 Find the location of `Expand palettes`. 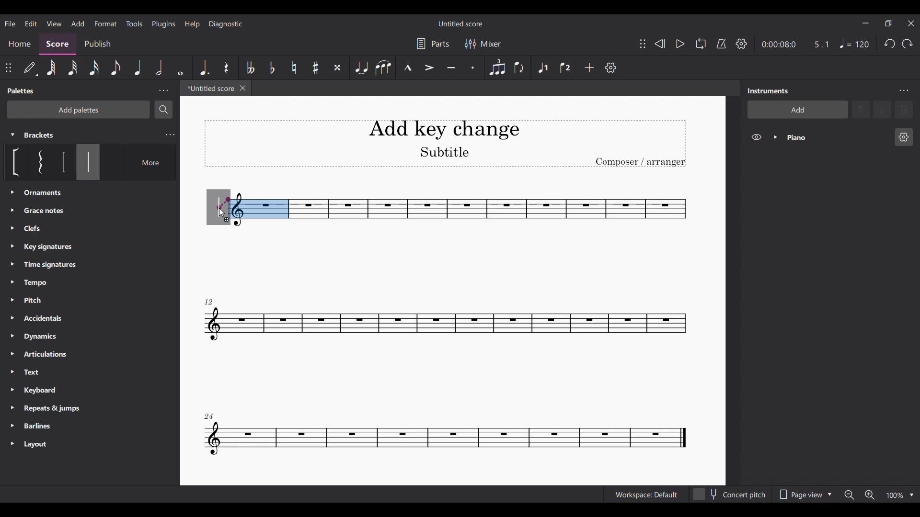

Expand palettes is located at coordinates (12, 318).